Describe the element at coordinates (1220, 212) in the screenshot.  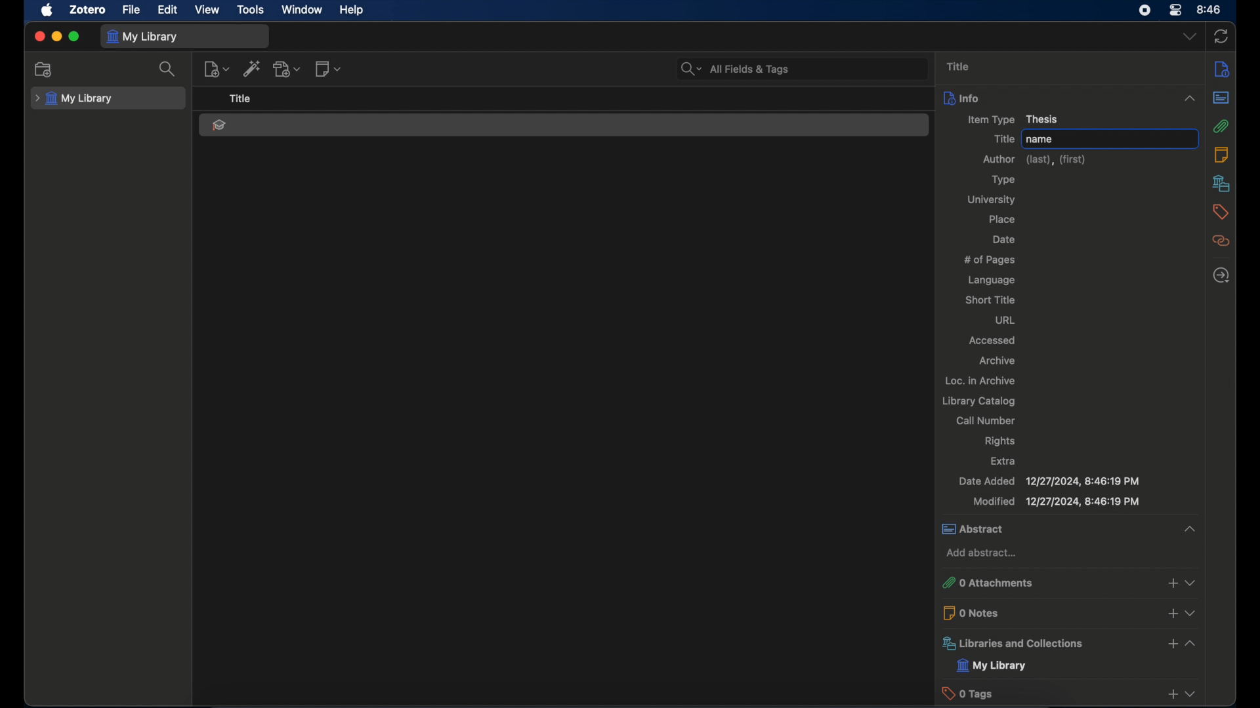
I see `tags` at that location.